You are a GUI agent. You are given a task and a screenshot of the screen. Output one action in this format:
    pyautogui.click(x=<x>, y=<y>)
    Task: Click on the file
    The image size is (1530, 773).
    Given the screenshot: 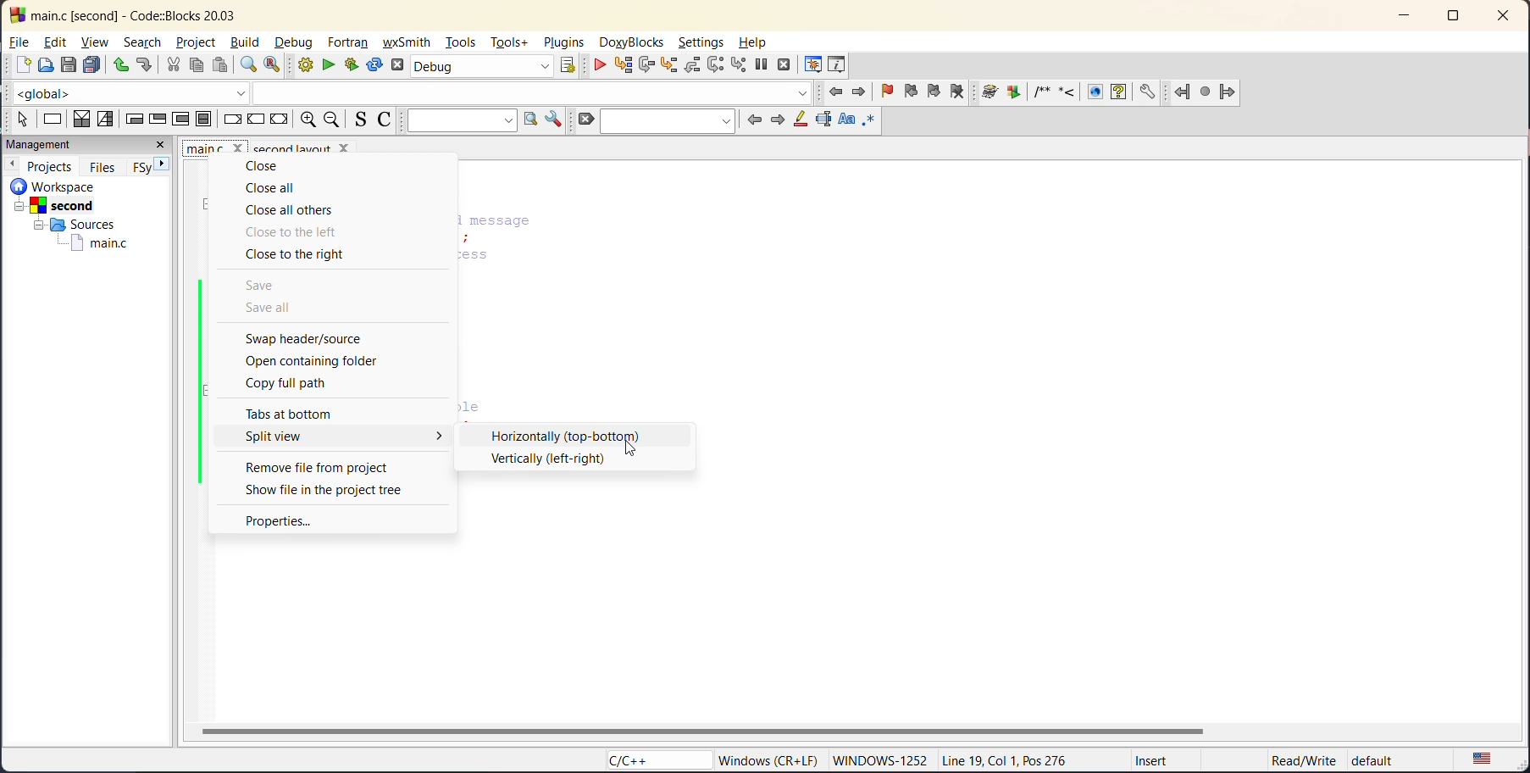 What is the action you would take?
    pyautogui.click(x=19, y=41)
    